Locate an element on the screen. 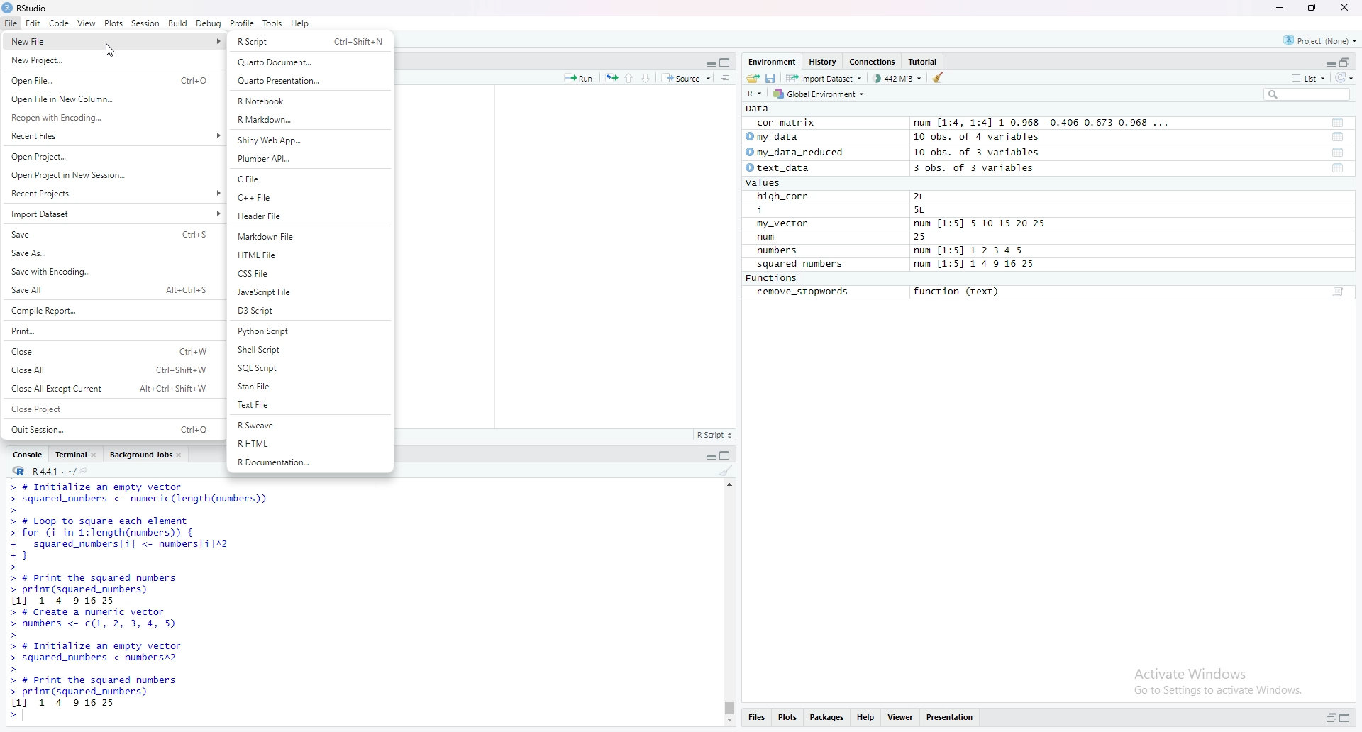 The image size is (1362, 732). 5L is located at coordinates (934, 209).